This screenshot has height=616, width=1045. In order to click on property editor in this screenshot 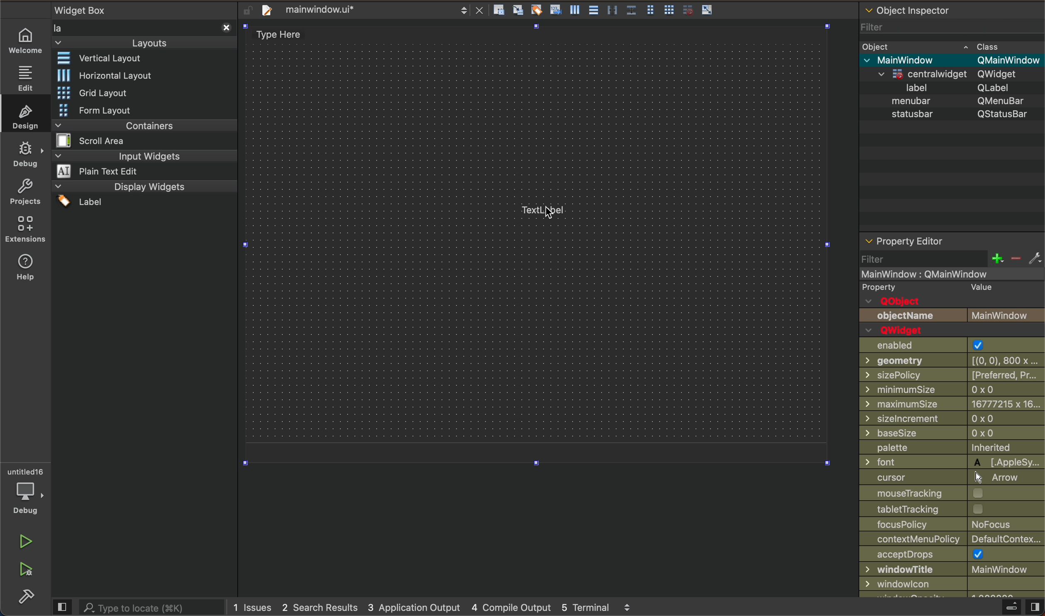, I will do `click(952, 251)`.